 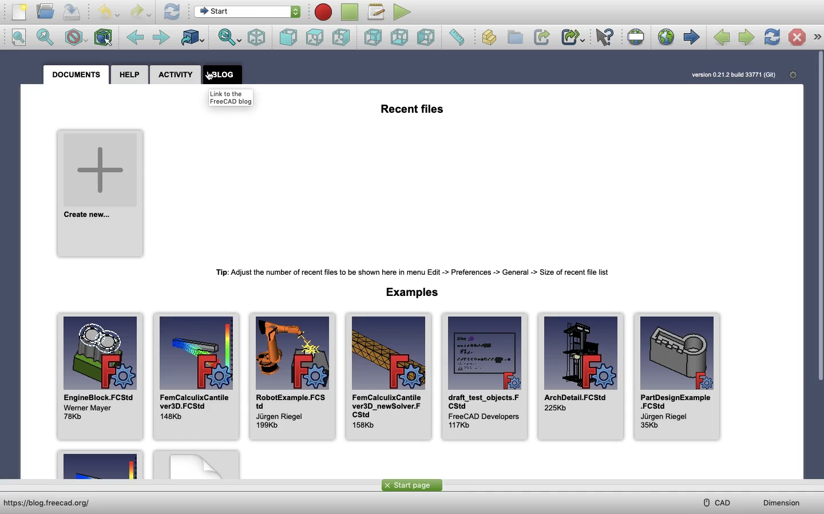 What do you see at coordinates (105, 38) in the screenshot?
I see `Selection Filter` at bounding box center [105, 38].